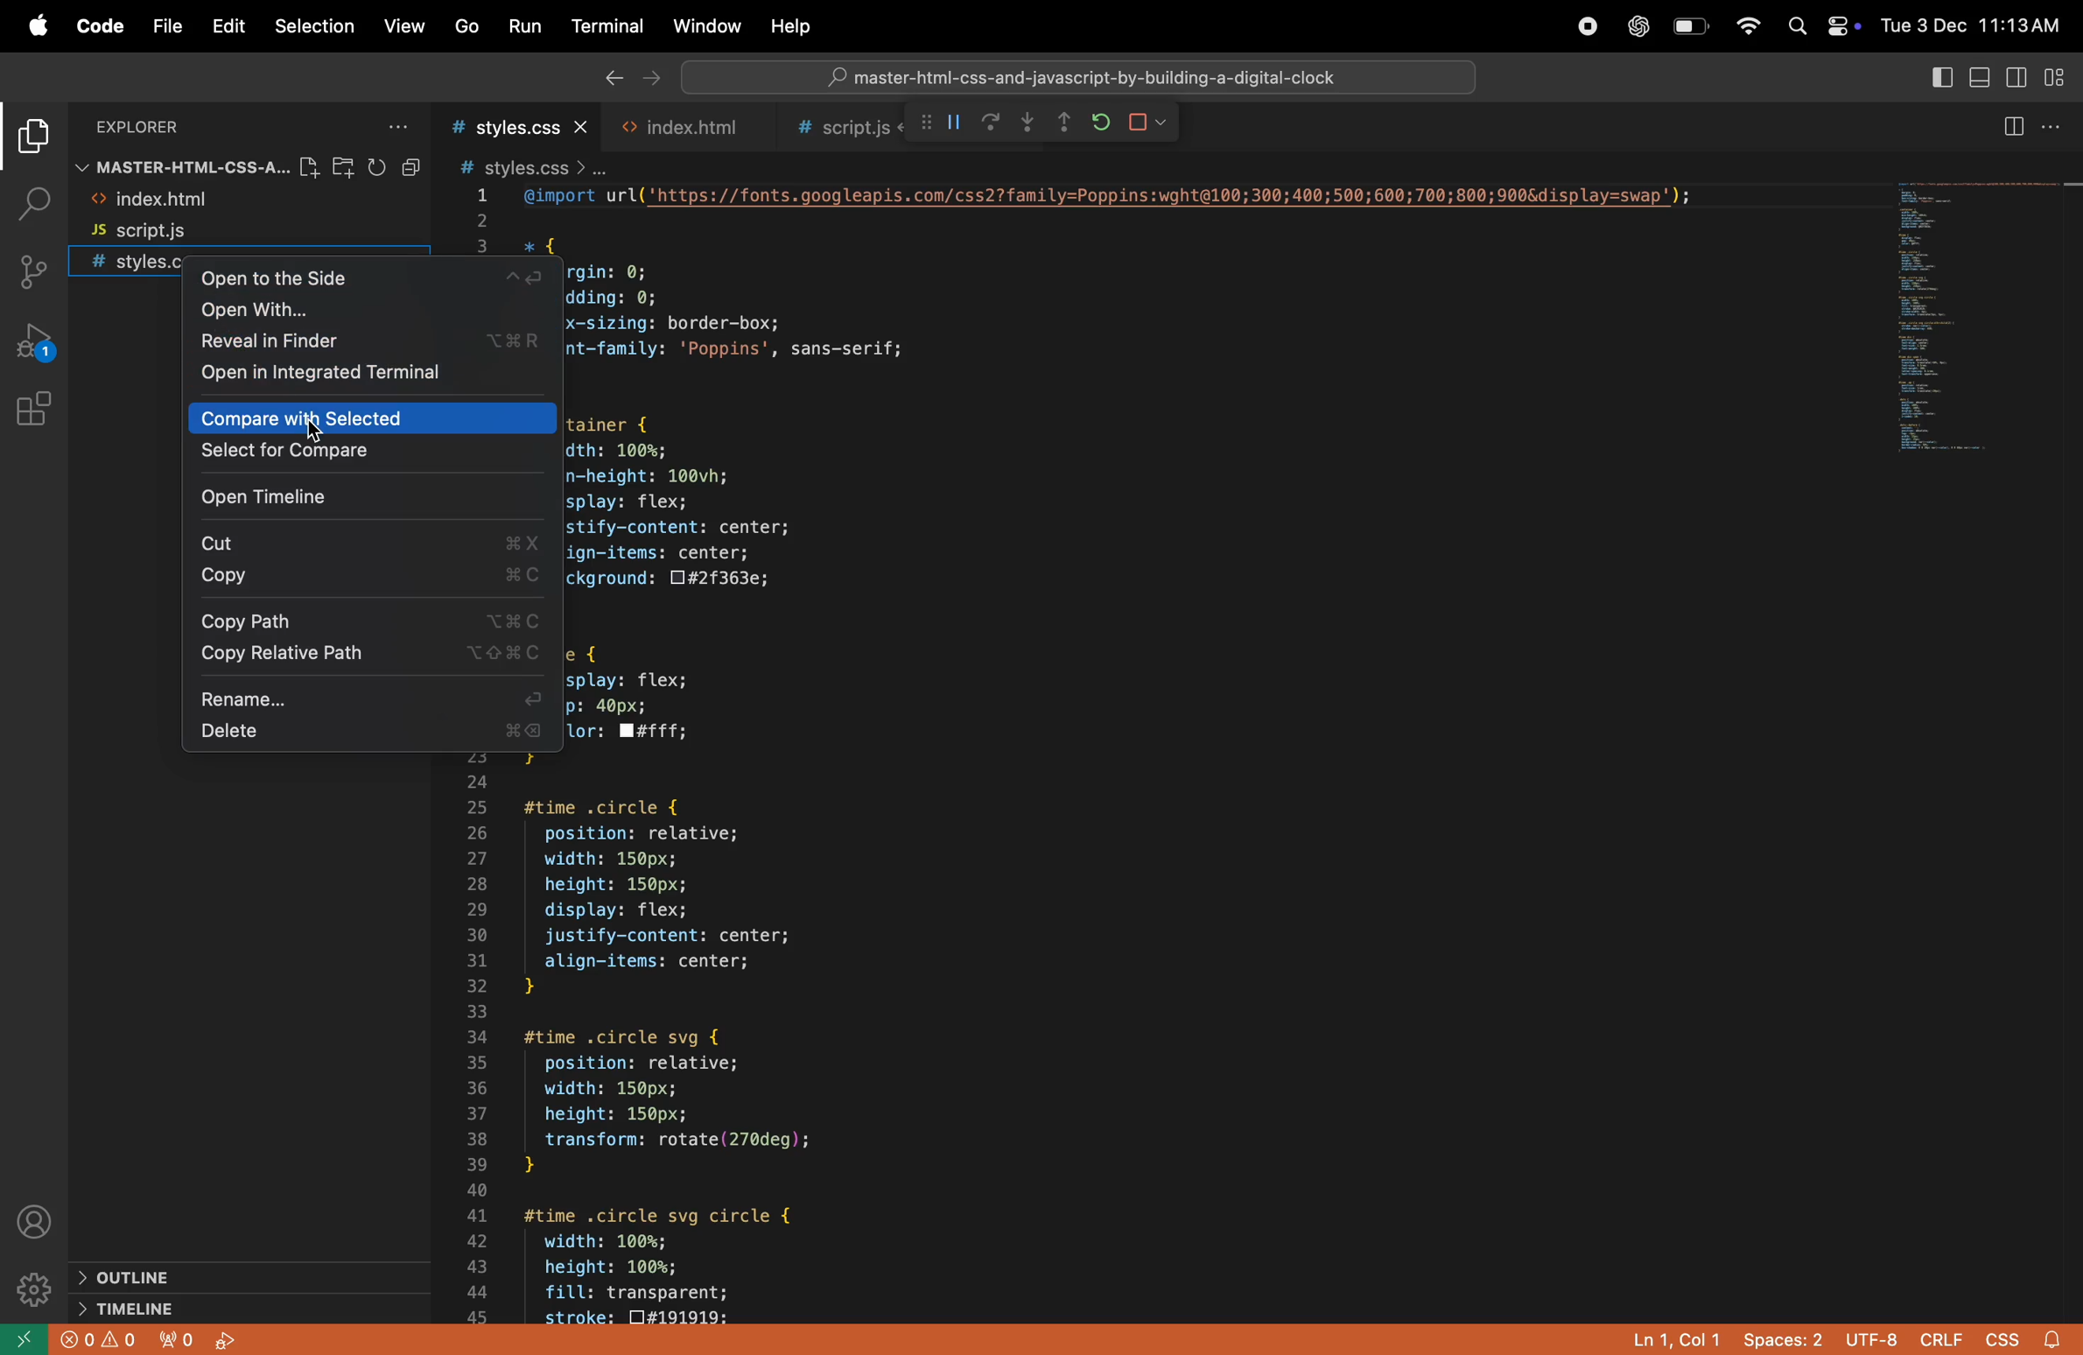 Image resolution: width=2083 pixels, height=1355 pixels. Describe the element at coordinates (128, 264) in the screenshot. I see `style.css` at that location.